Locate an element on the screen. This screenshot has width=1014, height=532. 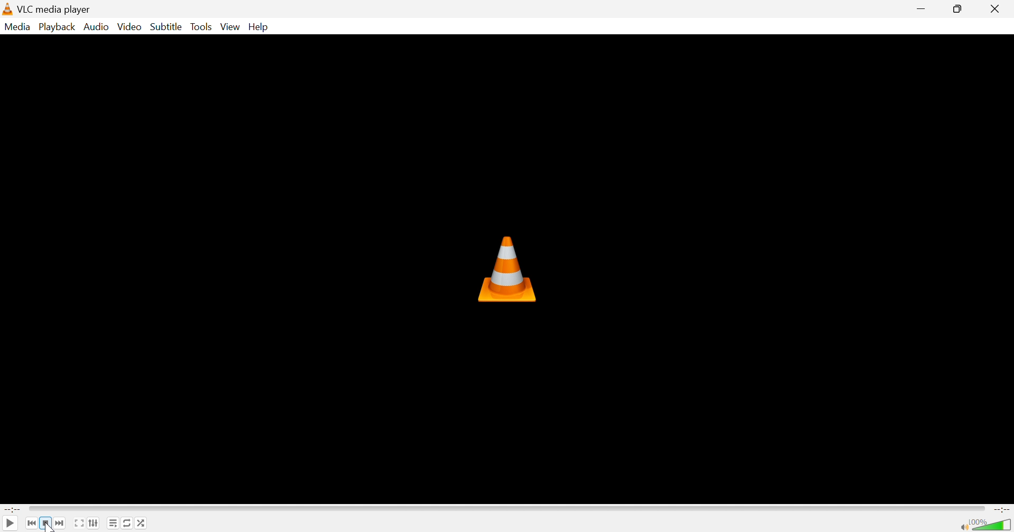
Audio is located at coordinates (97, 26).